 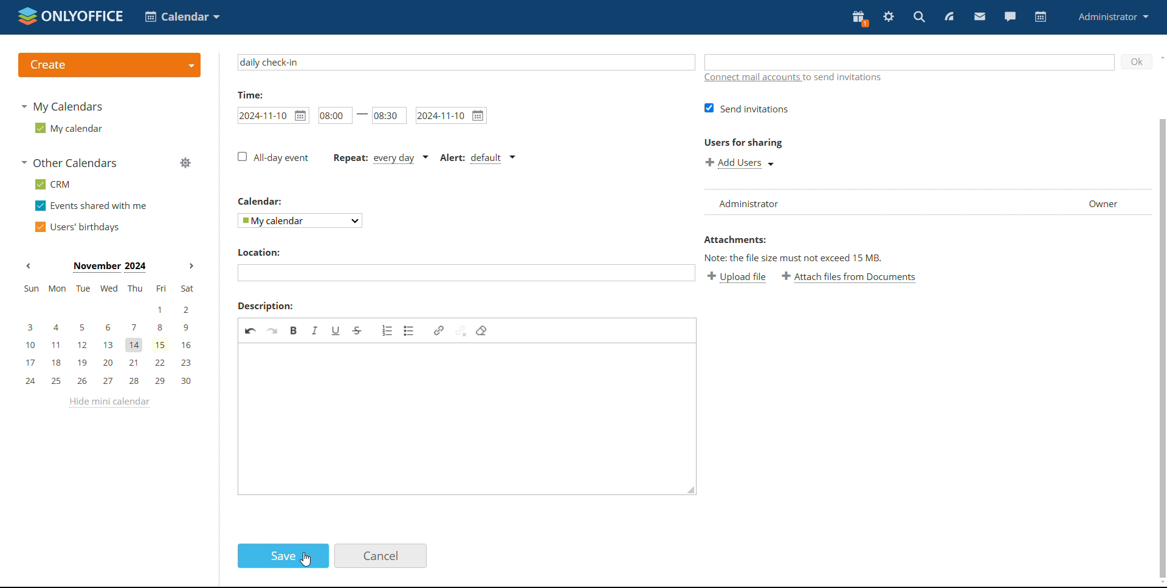 I want to click on other calendars, so click(x=68, y=164).